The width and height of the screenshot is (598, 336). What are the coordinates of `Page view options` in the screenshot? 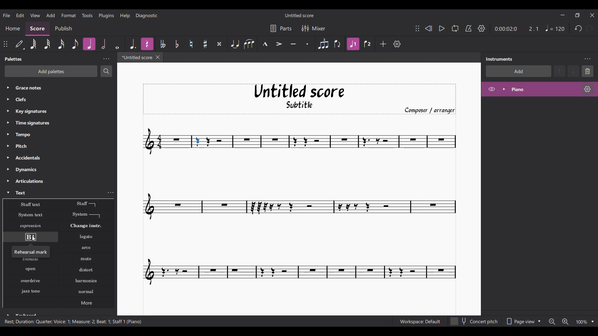 It's located at (523, 321).